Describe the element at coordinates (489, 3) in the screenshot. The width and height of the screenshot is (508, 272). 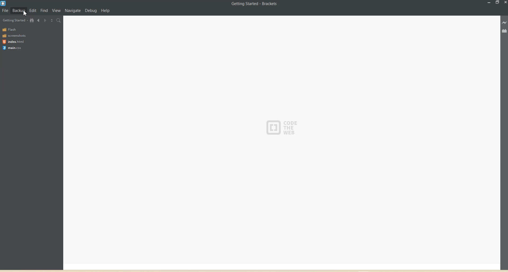
I see `Minimize` at that location.